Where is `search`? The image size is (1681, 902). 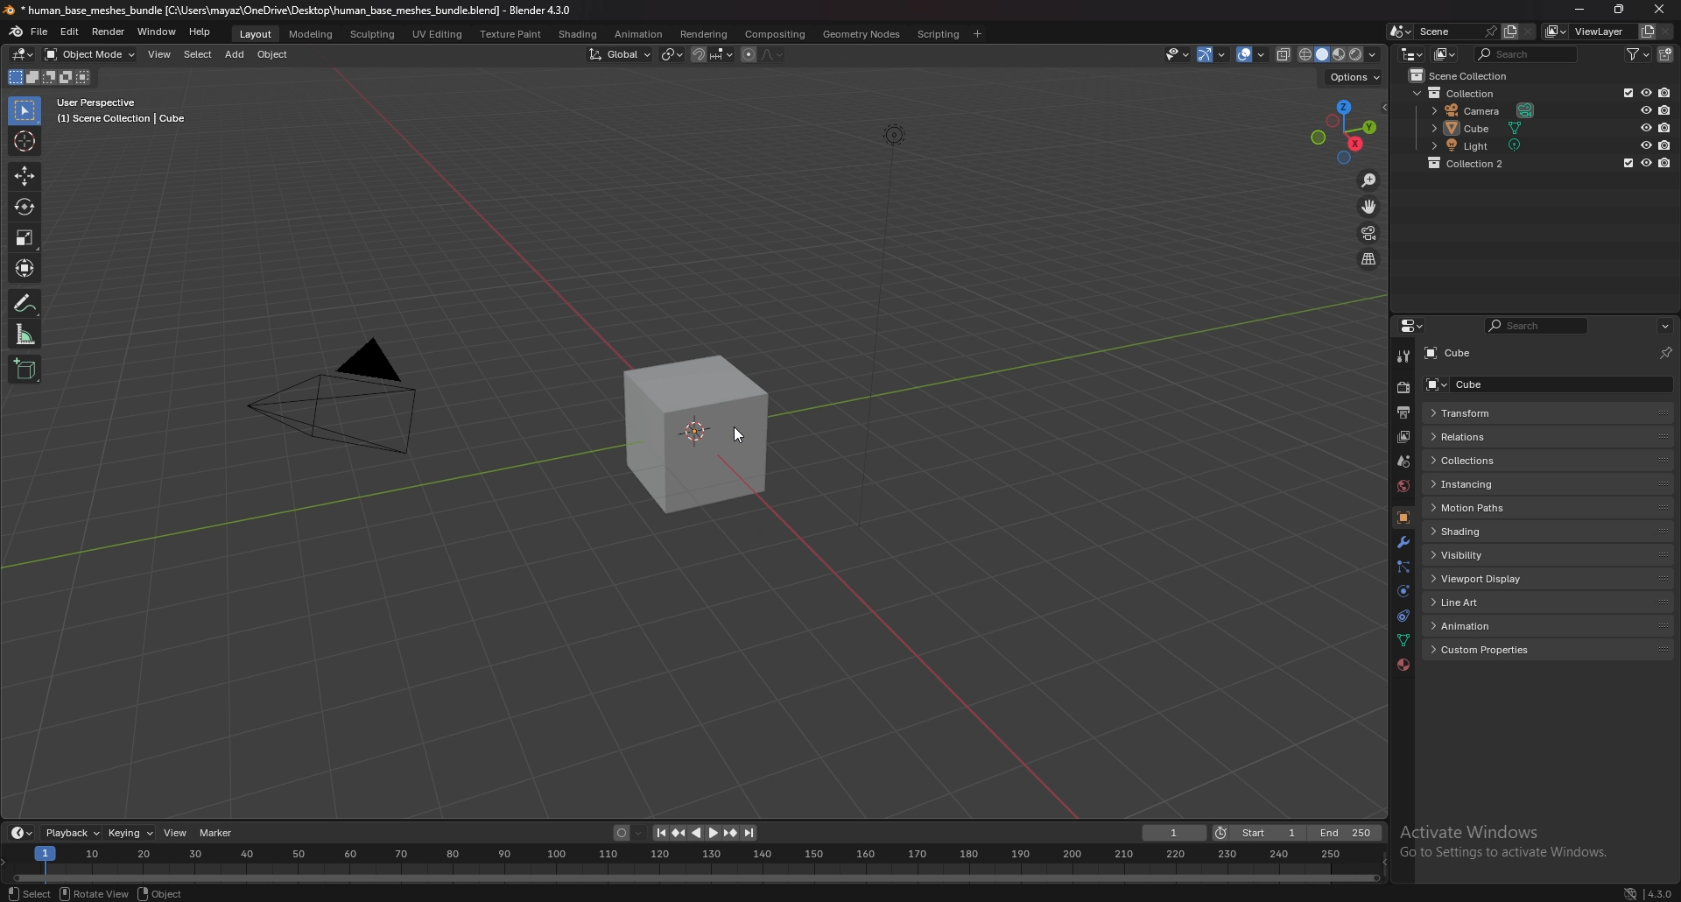 search is located at coordinates (1534, 328).